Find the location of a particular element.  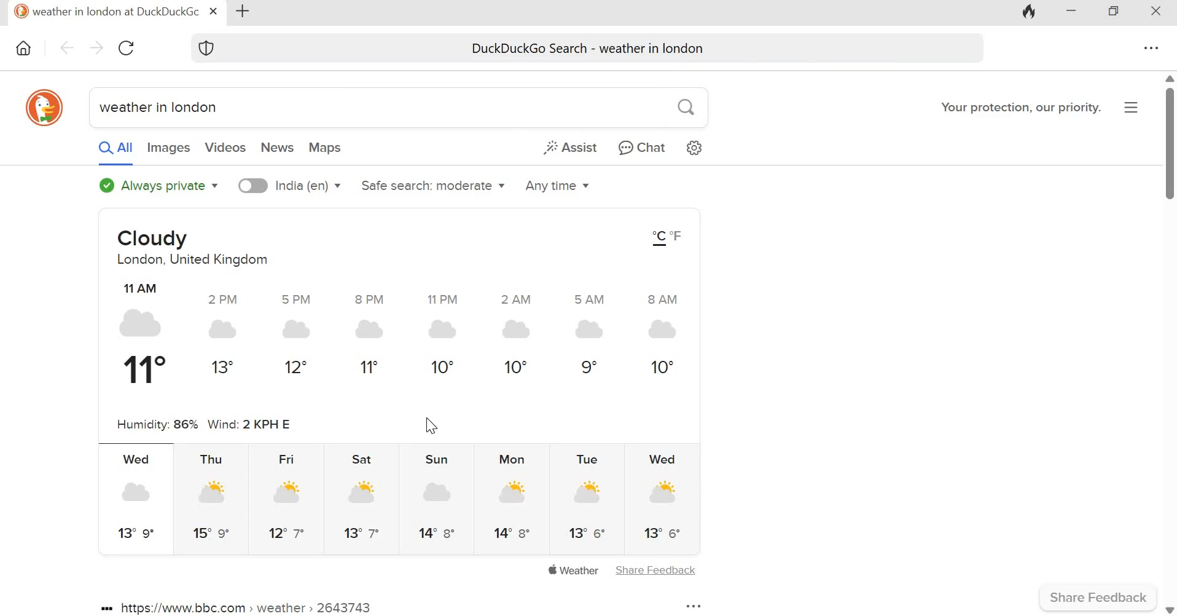

Reload this page is located at coordinates (125, 48).